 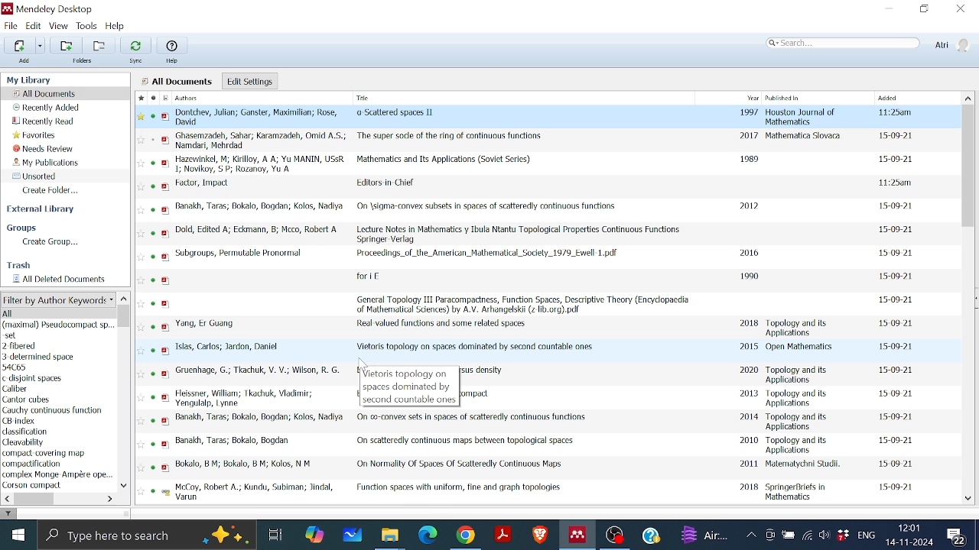 What do you see at coordinates (47, 176) in the screenshot?
I see `Unsorted` at bounding box center [47, 176].